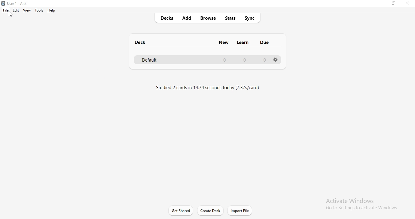  Describe the element at coordinates (18, 2) in the screenshot. I see `Anki logo and title` at that location.